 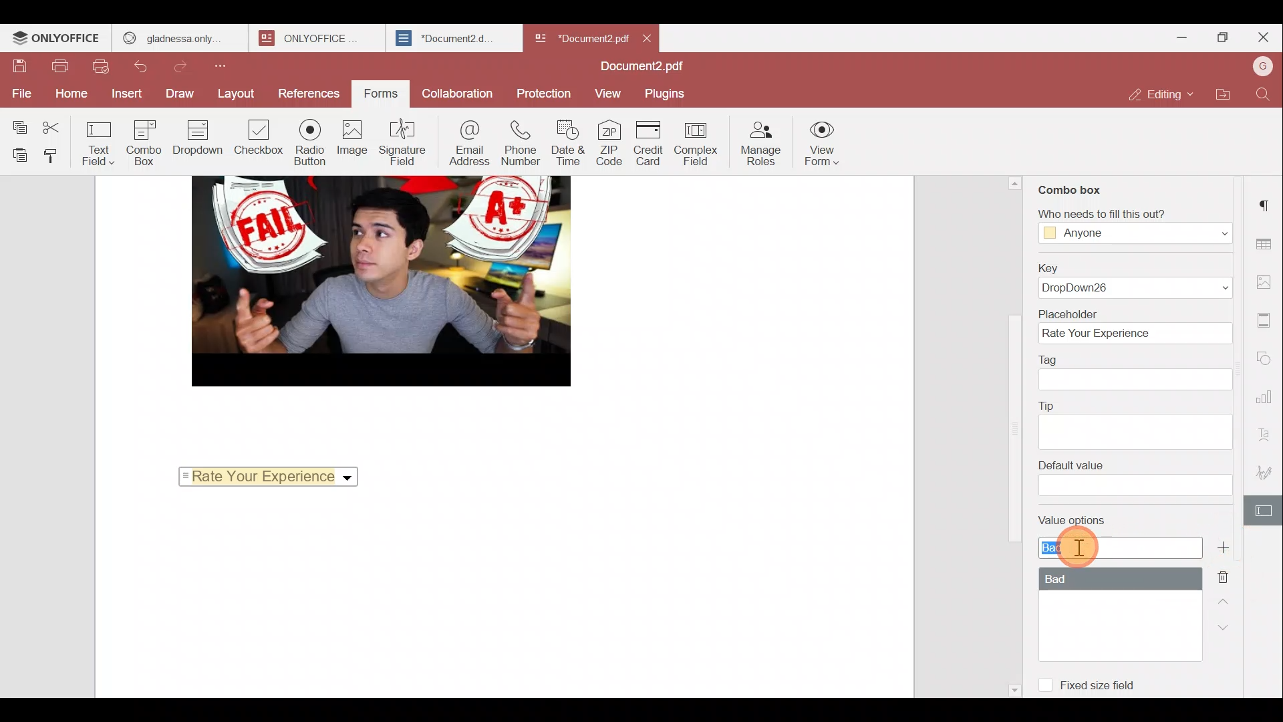 What do you see at coordinates (265, 475) in the screenshot?
I see `Rate your experience` at bounding box center [265, 475].